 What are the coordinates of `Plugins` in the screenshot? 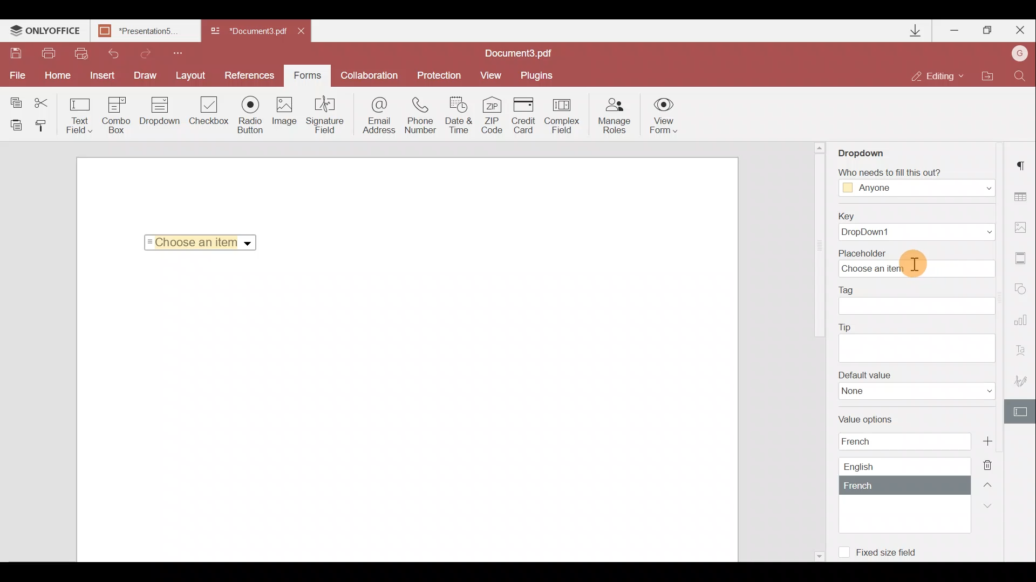 It's located at (539, 74).